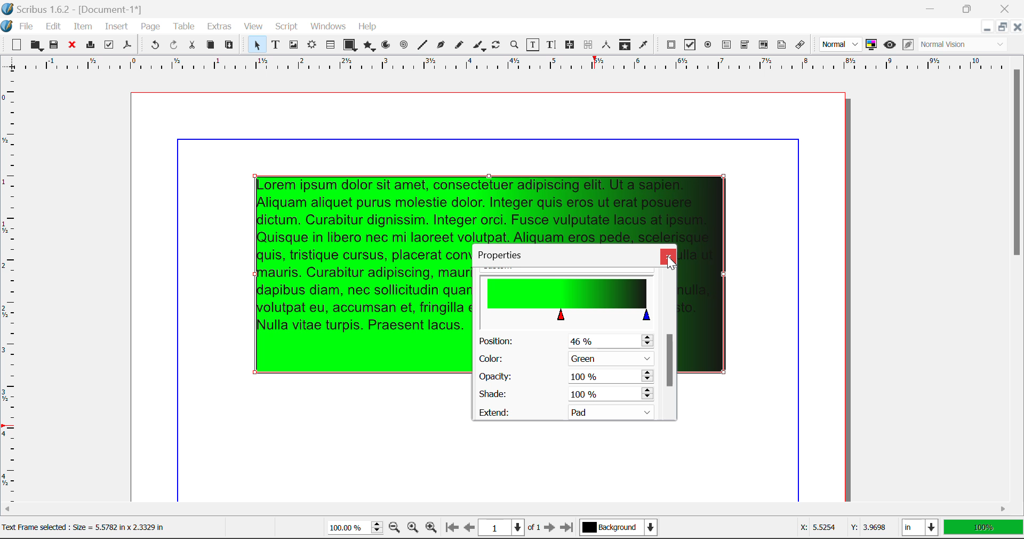  Describe the element at coordinates (55, 45) in the screenshot. I see `Save` at that location.